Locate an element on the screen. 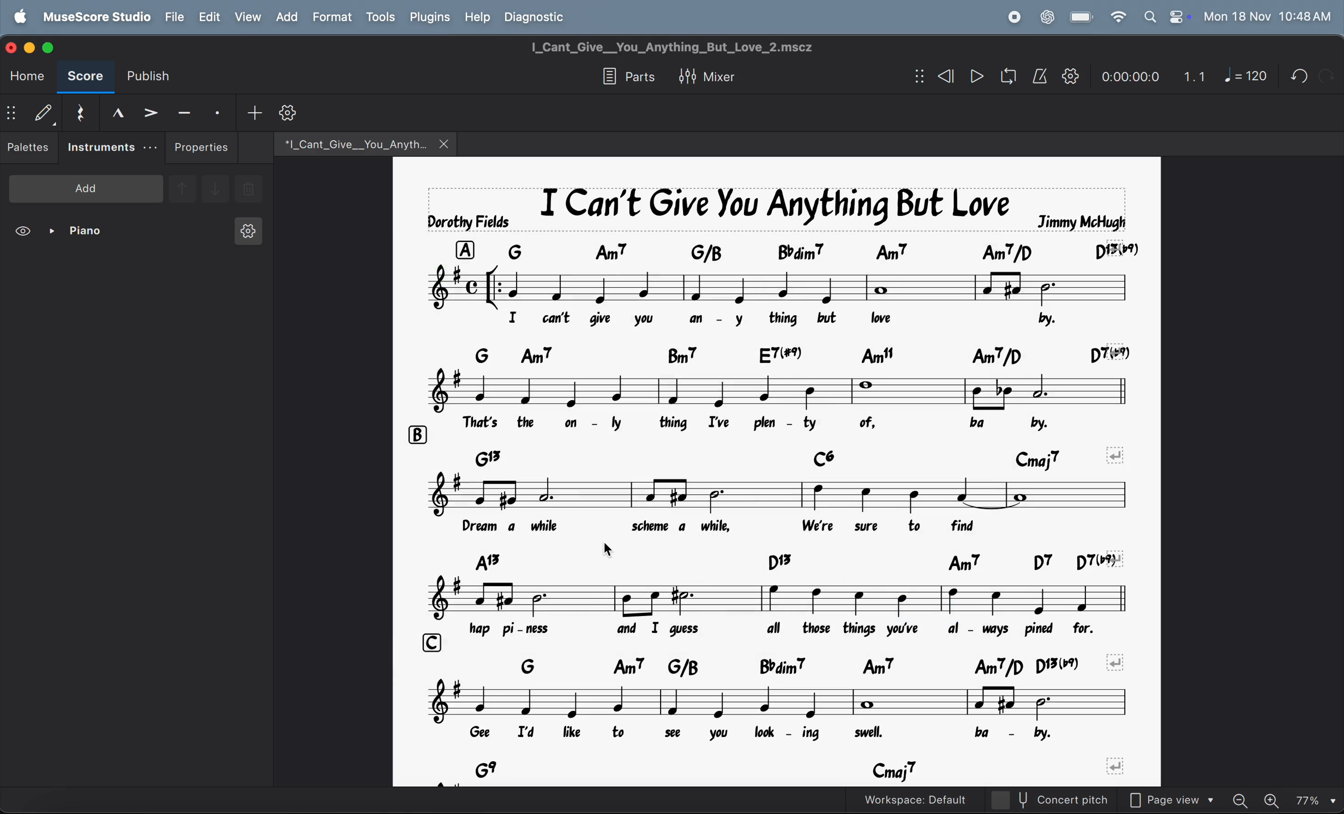  battery is located at coordinates (1082, 17).